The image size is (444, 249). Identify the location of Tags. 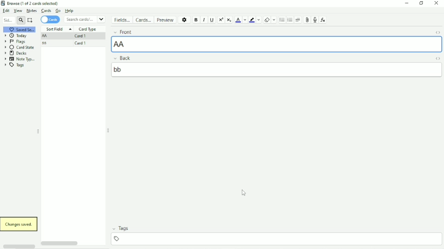
(15, 65).